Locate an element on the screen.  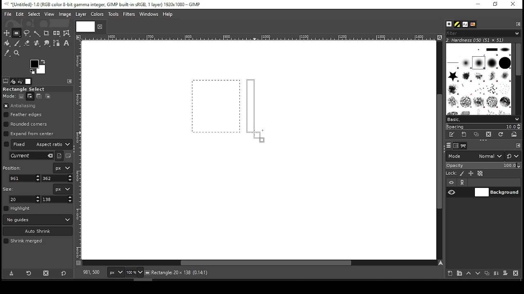
zoom tool is located at coordinates (17, 53).